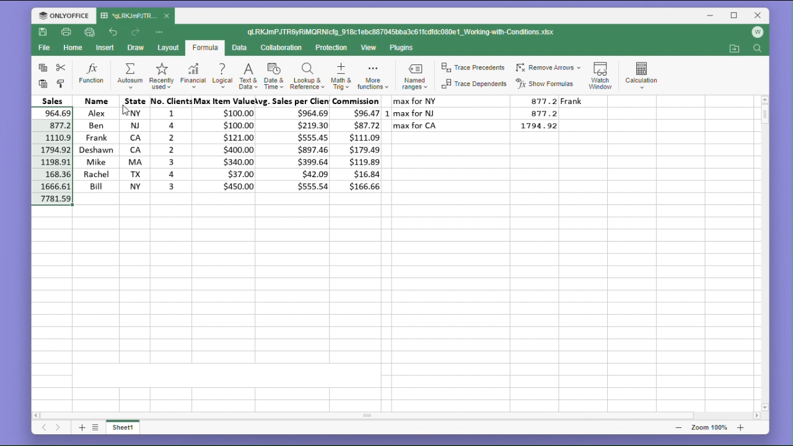 This screenshot has height=446, width=793. Describe the element at coordinates (41, 84) in the screenshot. I see `paste` at that location.